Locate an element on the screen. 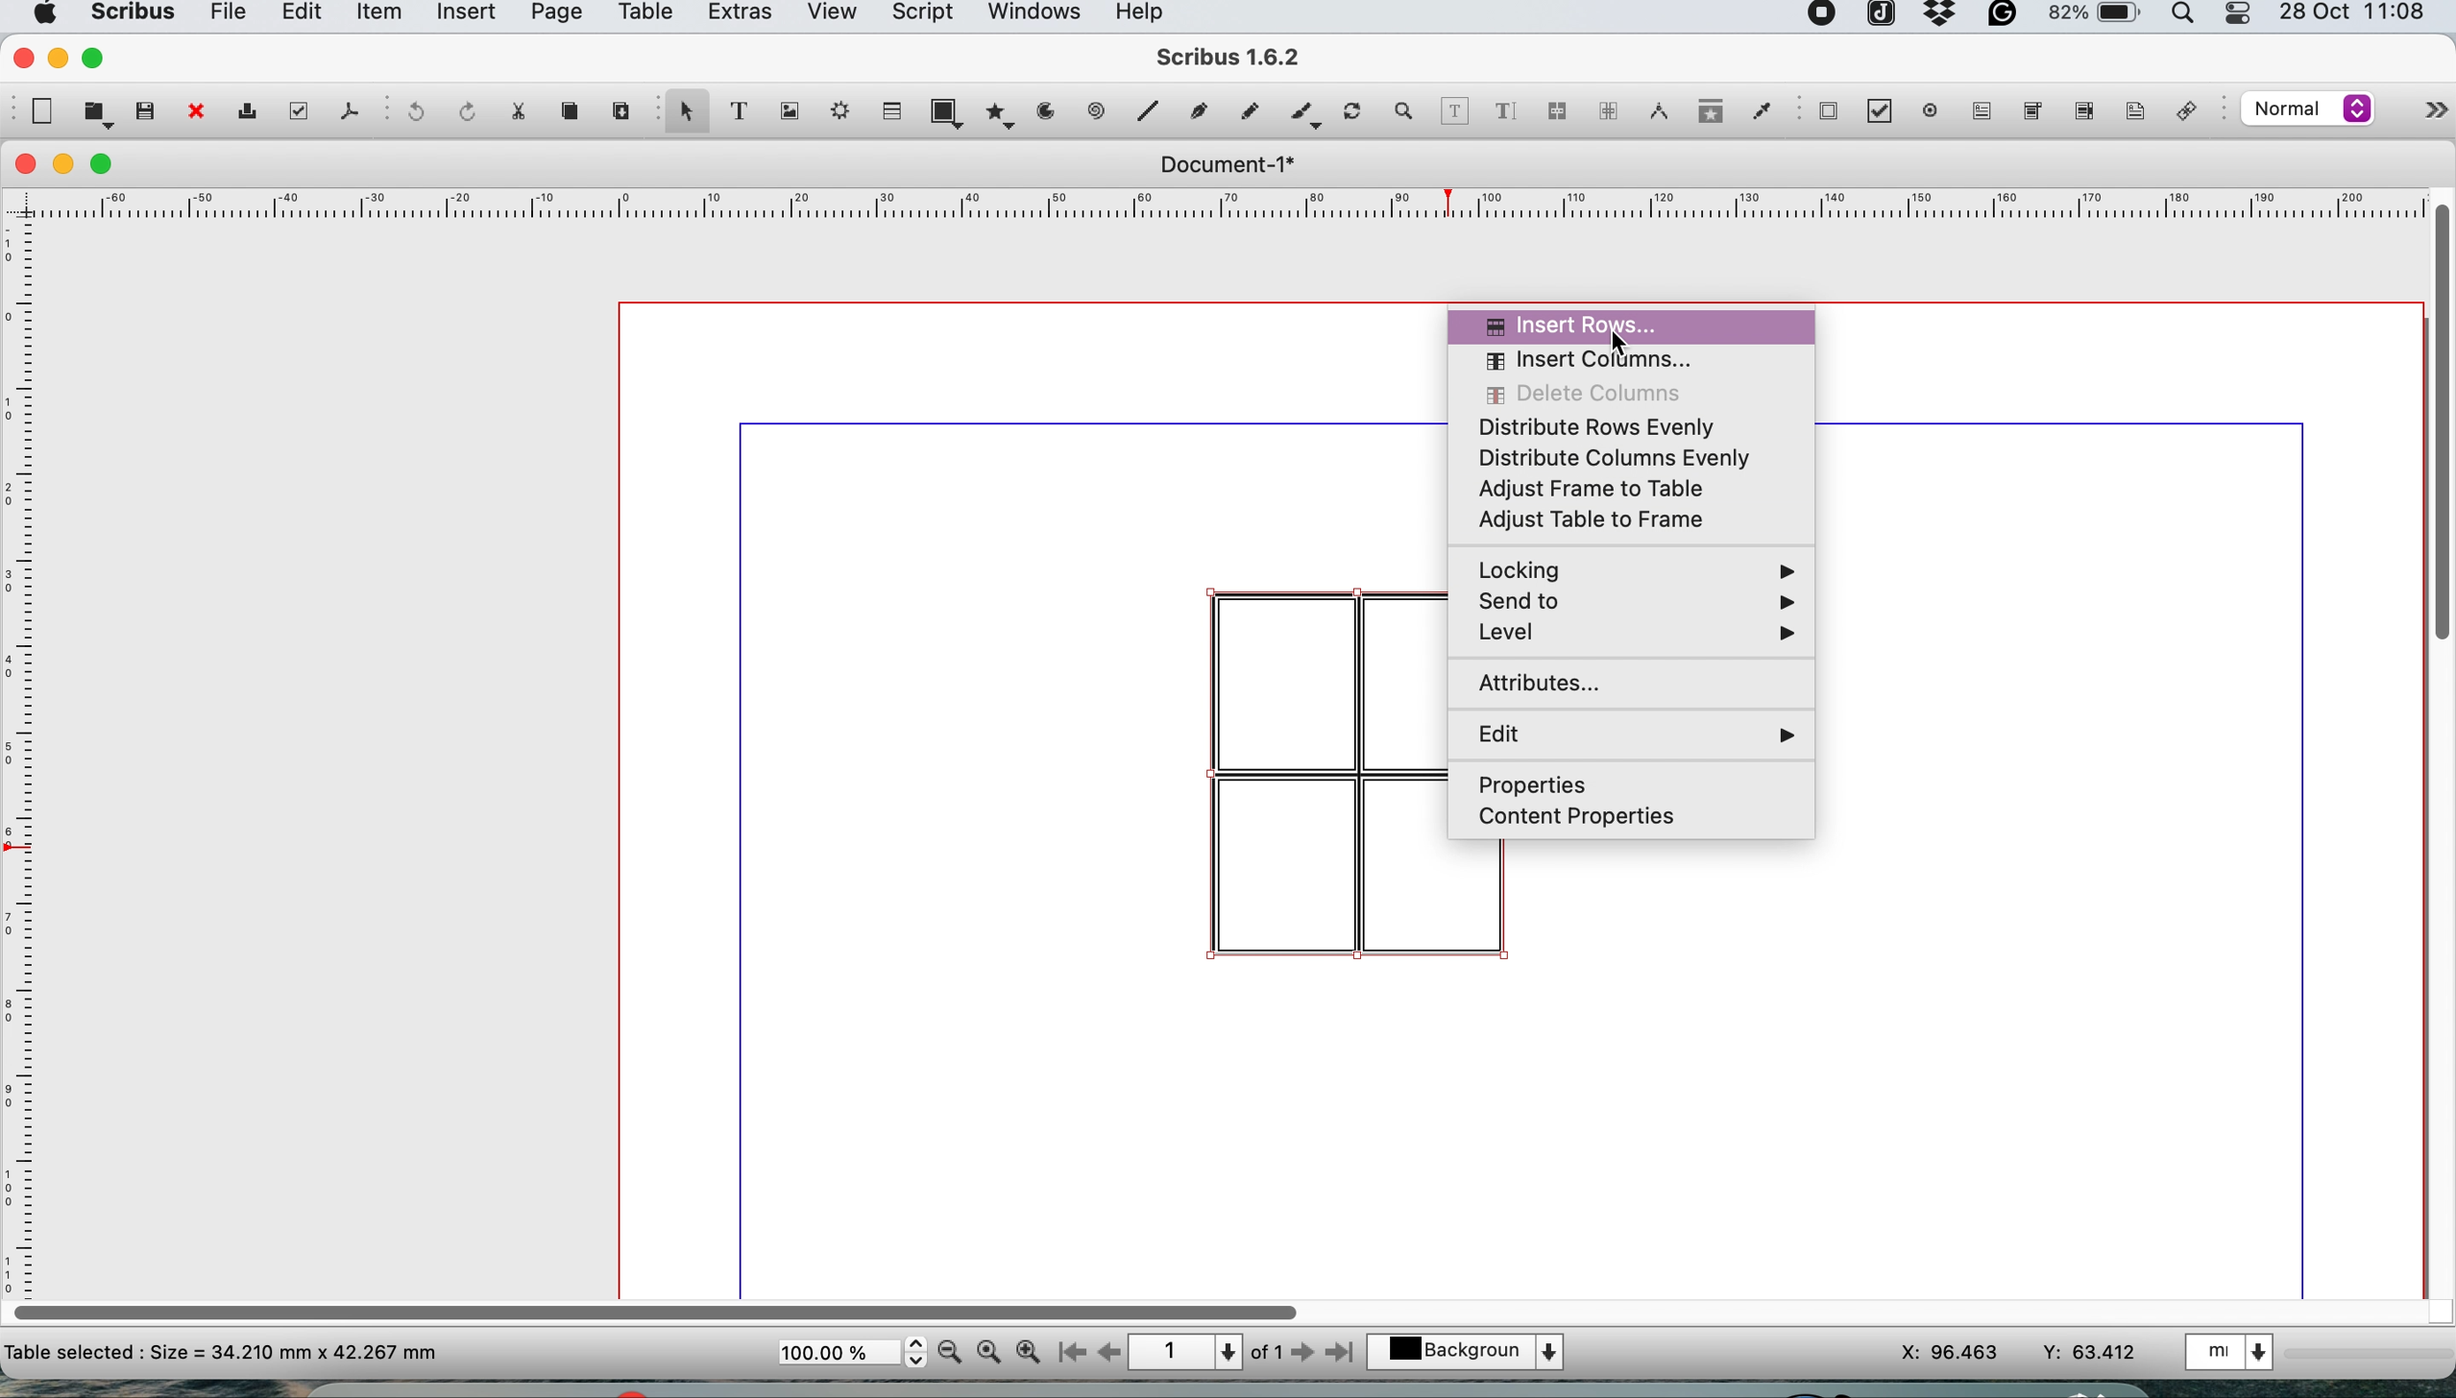  edit contents of frame is located at coordinates (1454, 109).